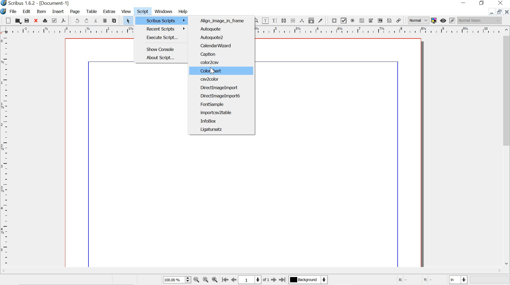 Image resolution: width=510 pixels, height=285 pixels. What do you see at coordinates (197, 280) in the screenshot?
I see `zoom out` at bounding box center [197, 280].